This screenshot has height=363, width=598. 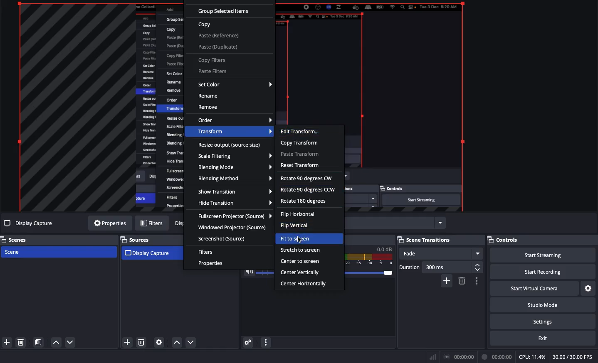 I want to click on Blending mode, so click(x=234, y=167).